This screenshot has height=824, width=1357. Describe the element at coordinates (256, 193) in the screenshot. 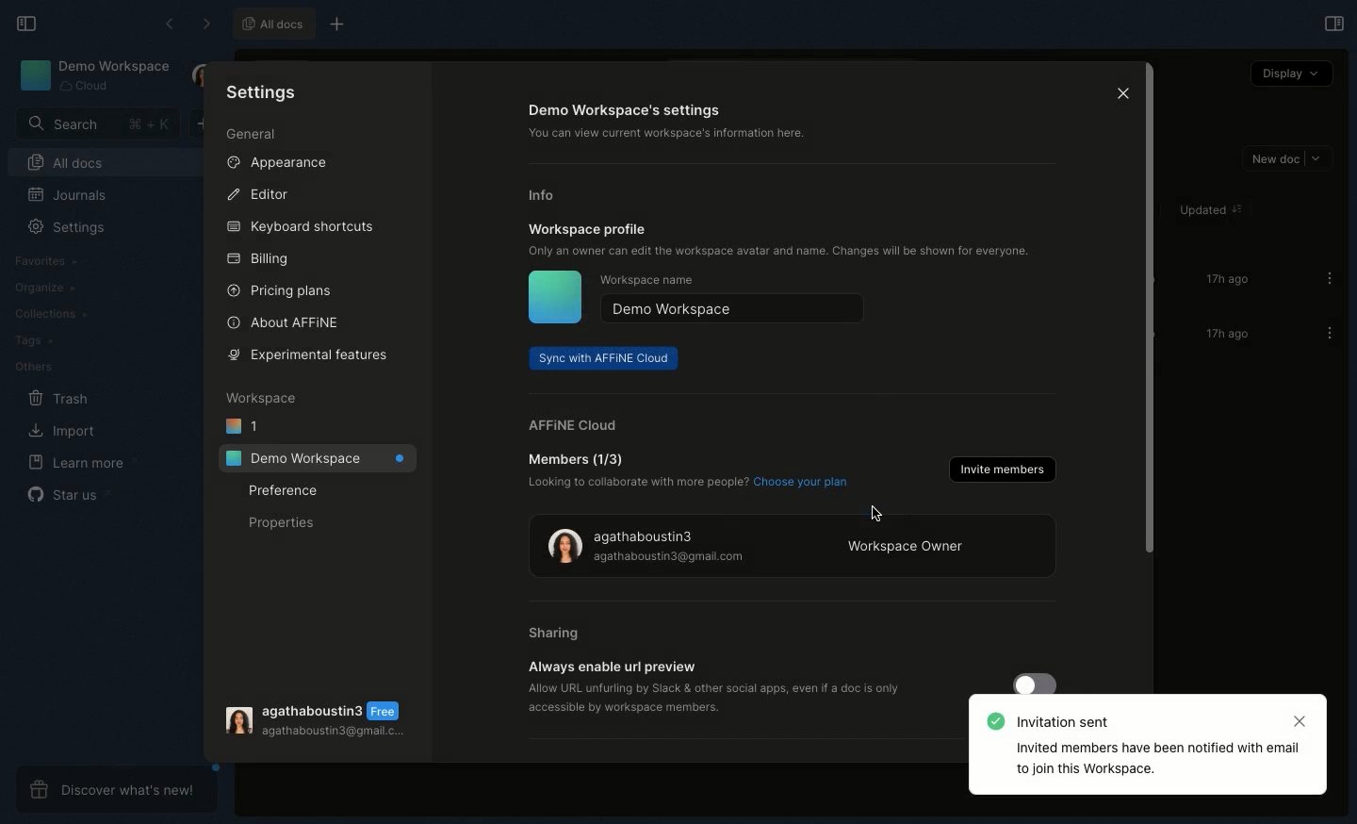

I see `Editor` at that location.